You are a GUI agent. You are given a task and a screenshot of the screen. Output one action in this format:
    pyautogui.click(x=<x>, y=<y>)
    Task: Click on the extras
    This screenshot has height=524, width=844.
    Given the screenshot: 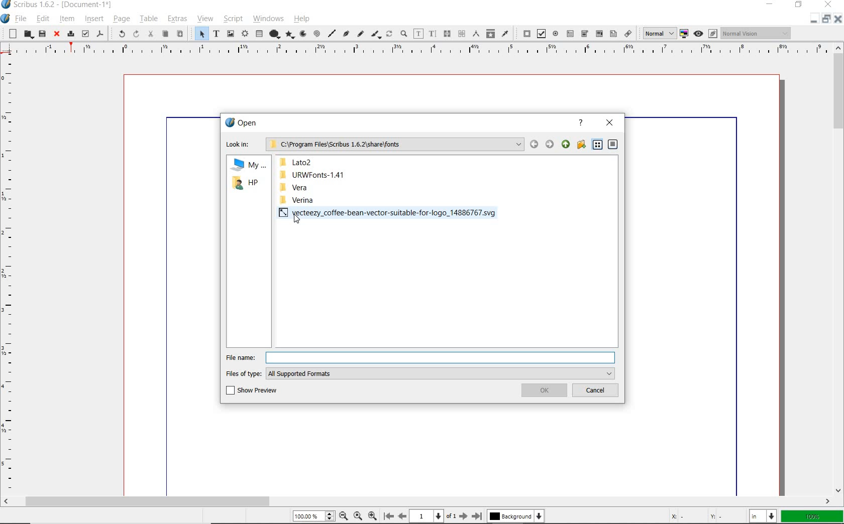 What is the action you would take?
    pyautogui.click(x=177, y=19)
    